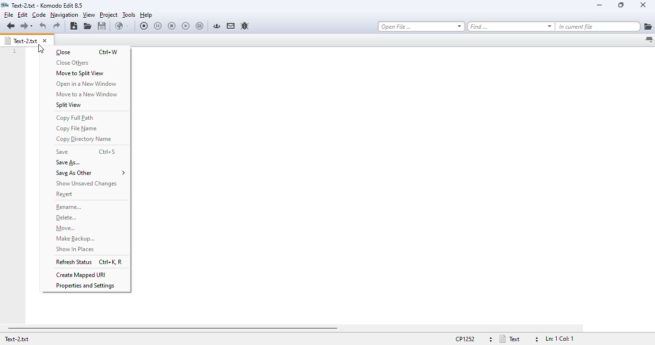 The width and height of the screenshot is (655, 345). Describe the element at coordinates (109, 52) in the screenshot. I see `shortcut for close` at that location.